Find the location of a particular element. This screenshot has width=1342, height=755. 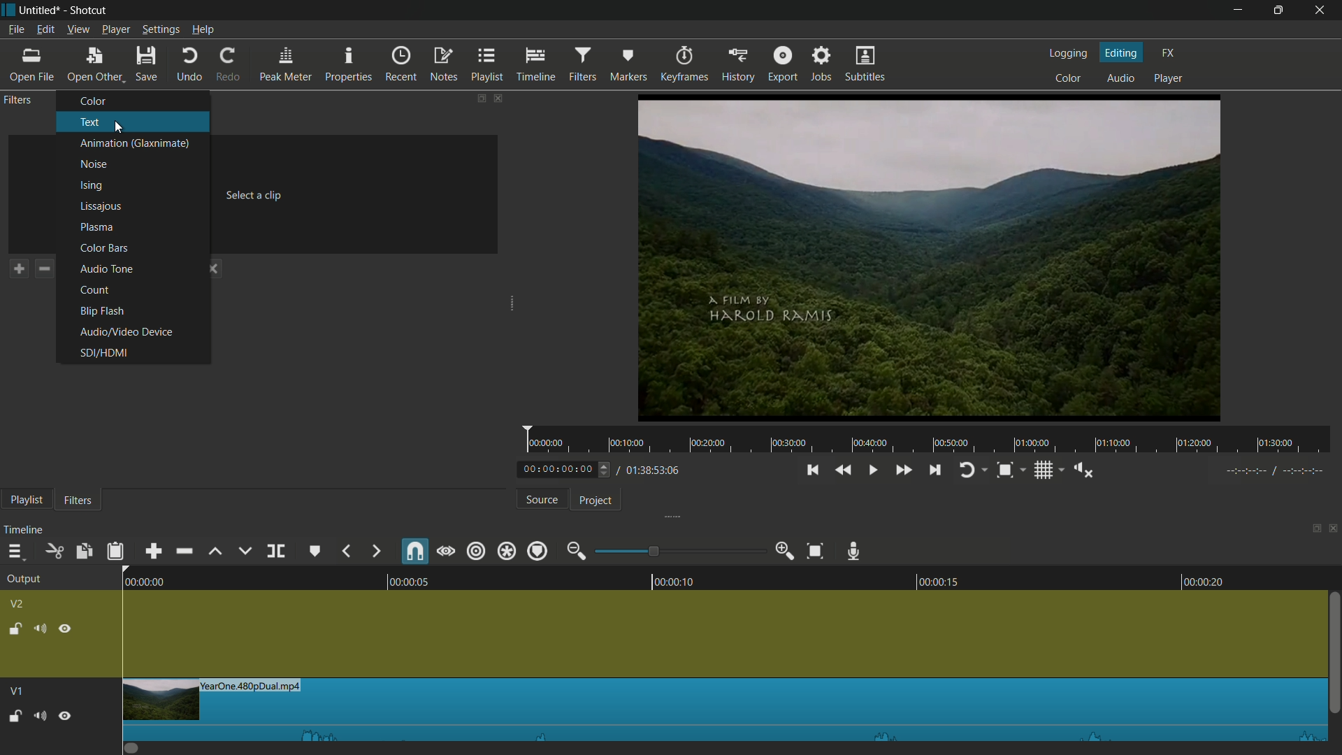

time is located at coordinates (932, 440).